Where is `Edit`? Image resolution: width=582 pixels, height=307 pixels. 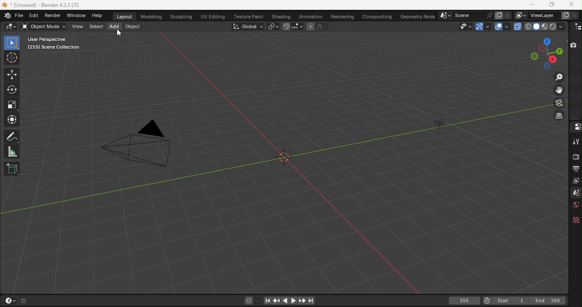 Edit is located at coordinates (35, 15).